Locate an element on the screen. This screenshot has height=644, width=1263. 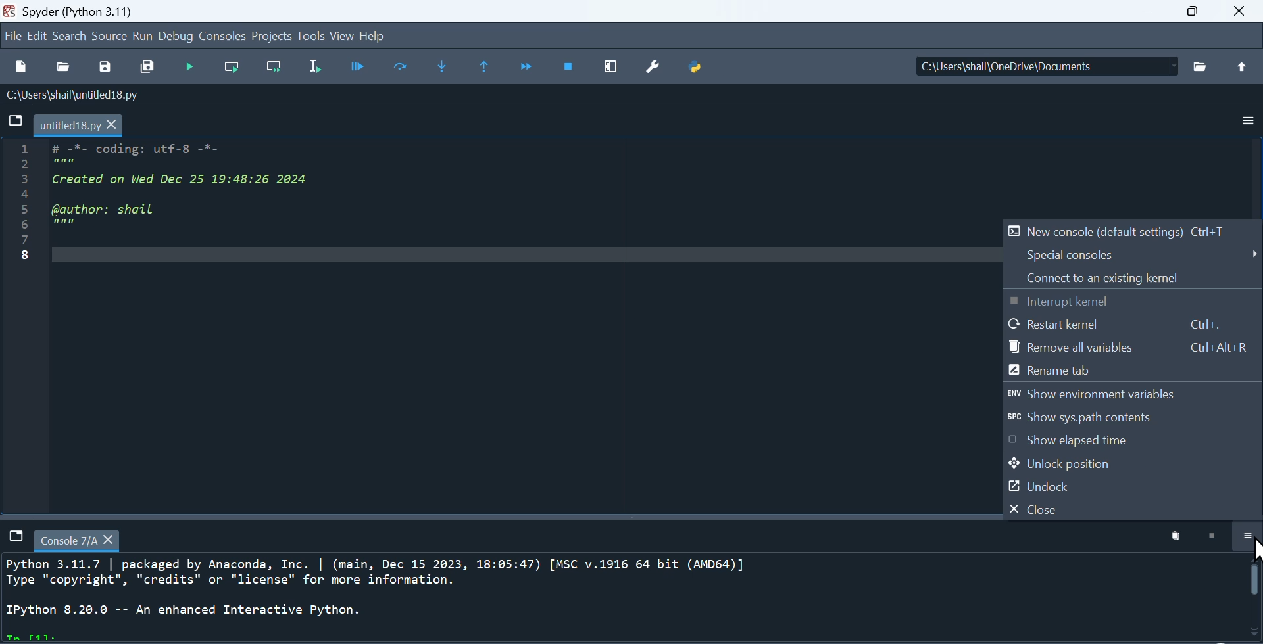
scroll bar is located at coordinates (1255, 601).